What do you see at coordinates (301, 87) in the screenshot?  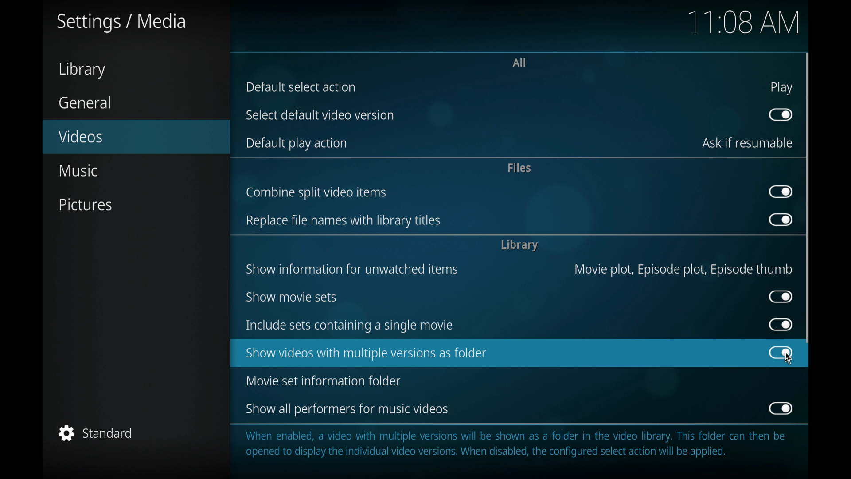 I see `default select action` at bounding box center [301, 87].